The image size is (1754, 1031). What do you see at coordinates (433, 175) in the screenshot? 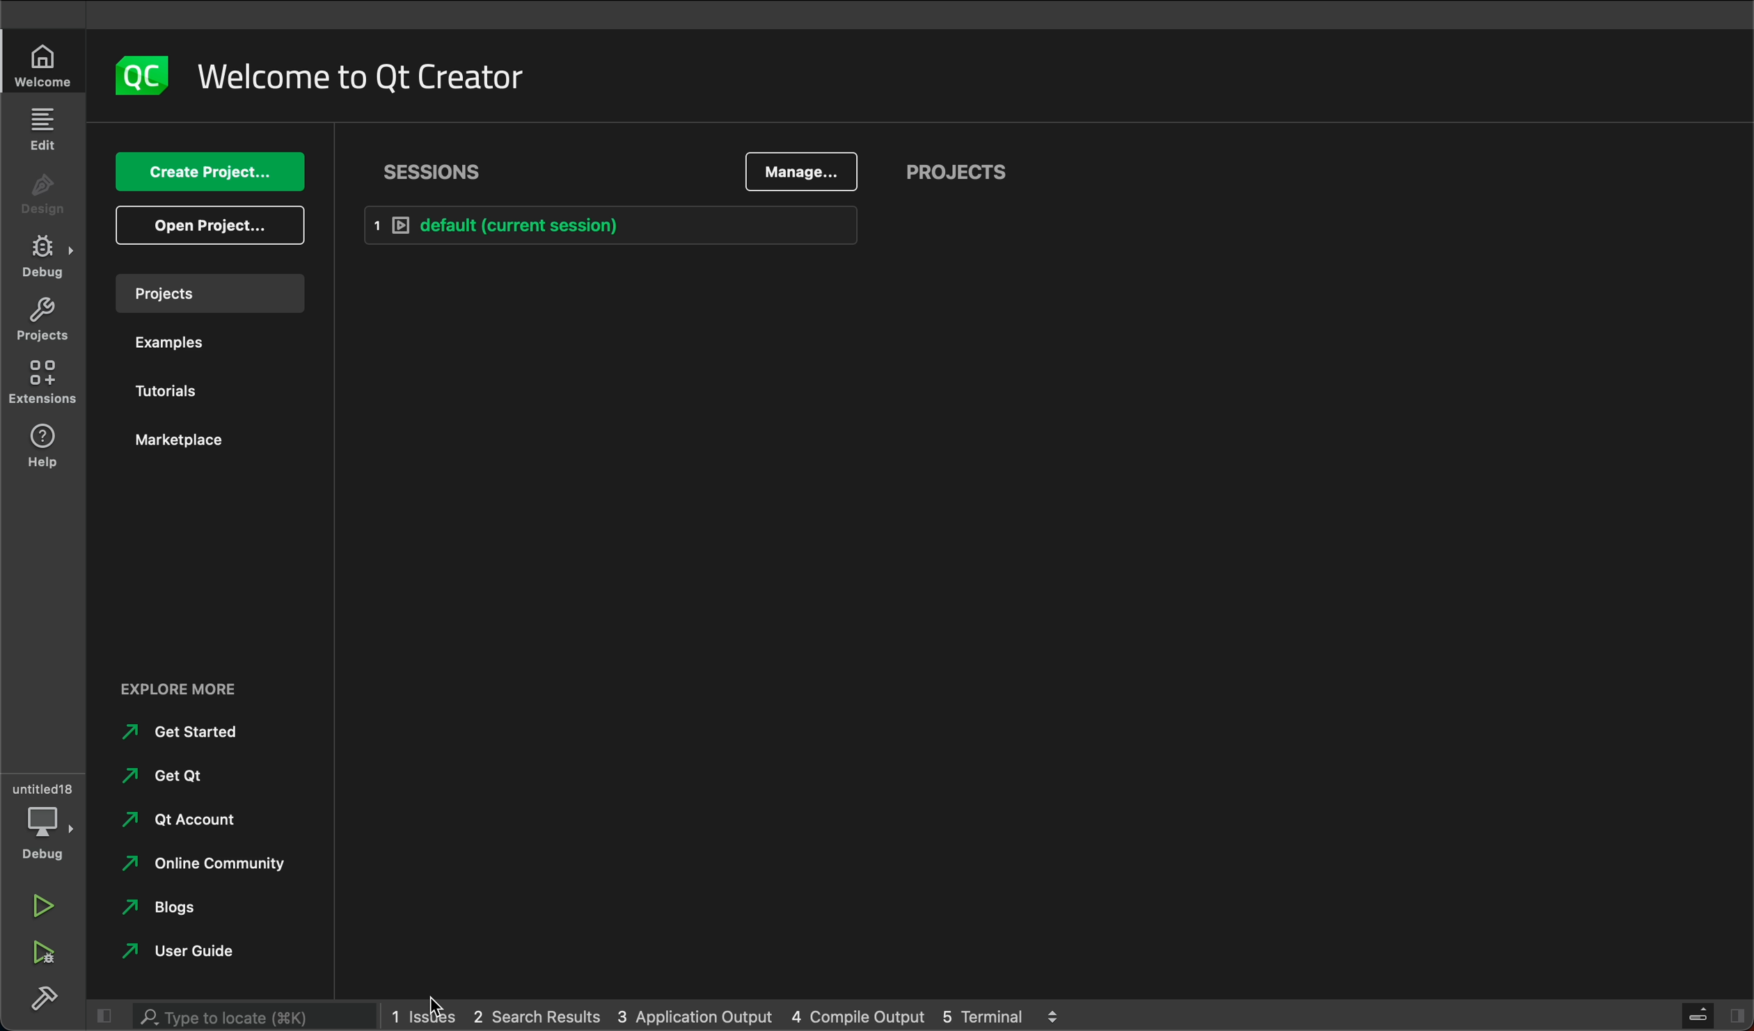
I see `sessions` at bounding box center [433, 175].